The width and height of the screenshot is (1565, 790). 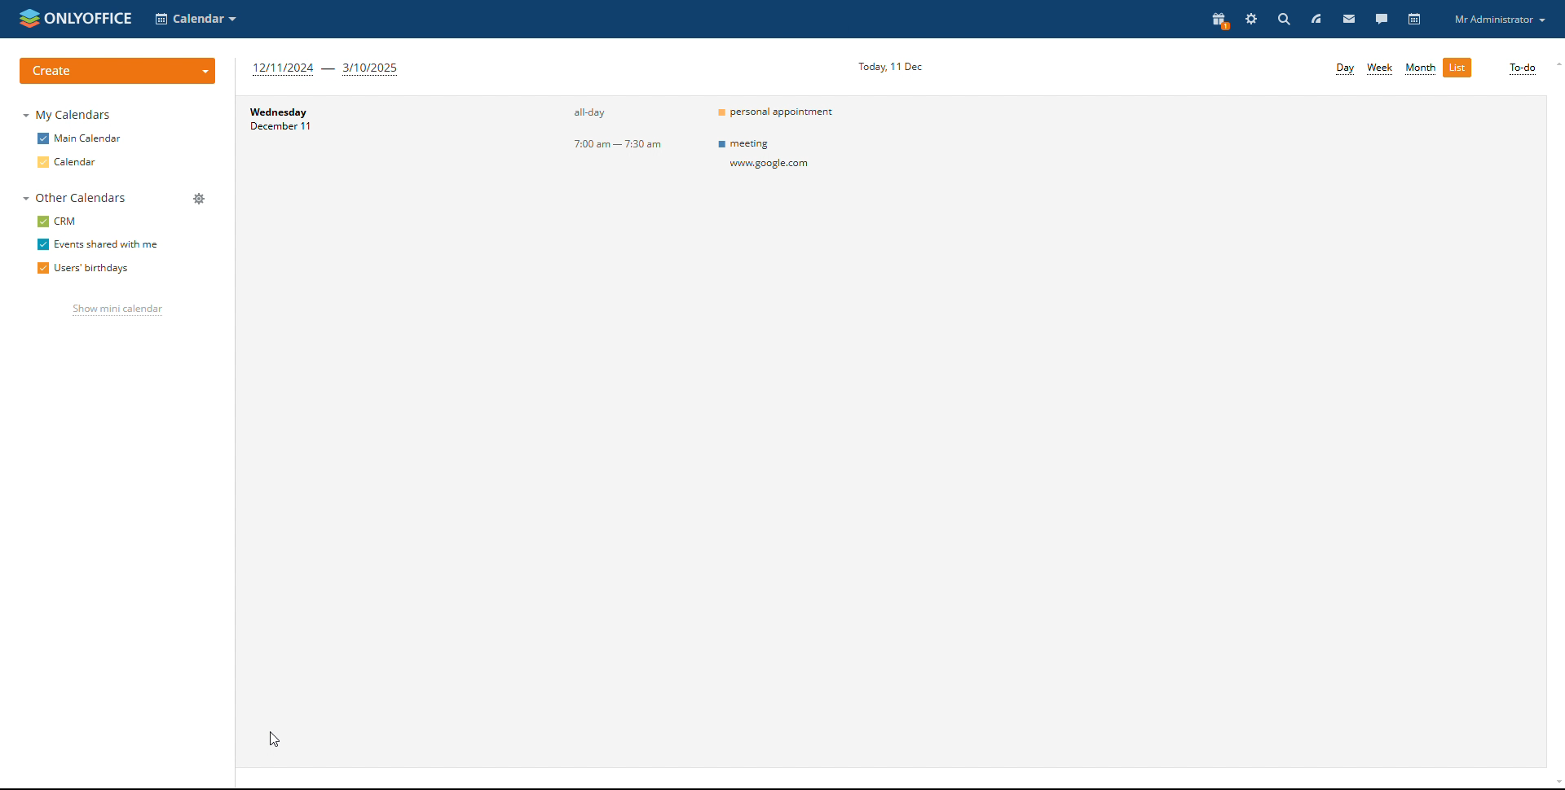 What do you see at coordinates (1457, 68) in the screenshot?
I see `list view` at bounding box center [1457, 68].